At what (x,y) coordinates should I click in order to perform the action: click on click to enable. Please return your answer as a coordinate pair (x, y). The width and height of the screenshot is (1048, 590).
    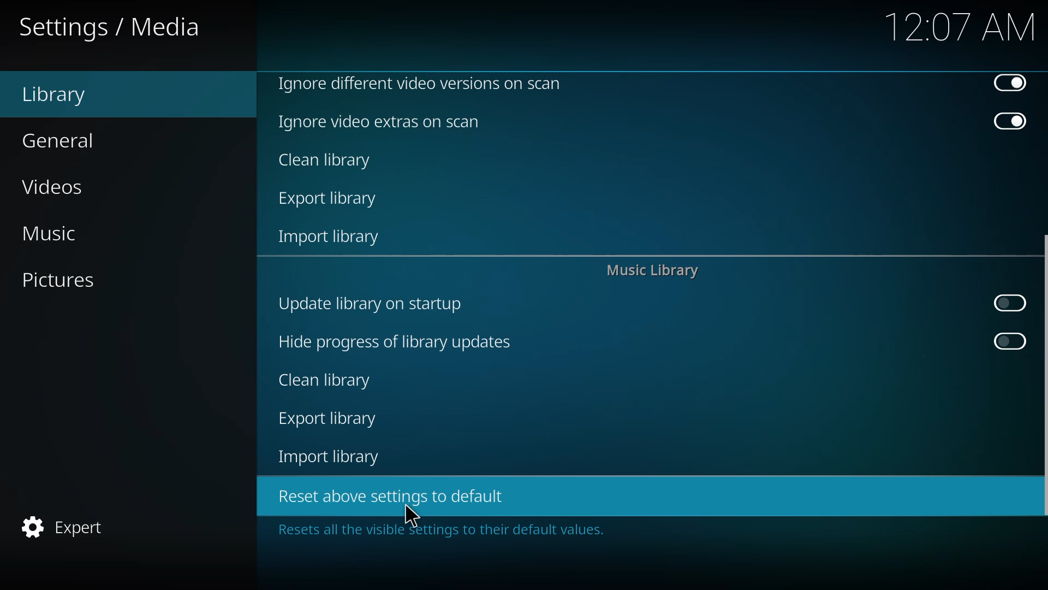
    Looking at the image, I should click on (1007, 303).